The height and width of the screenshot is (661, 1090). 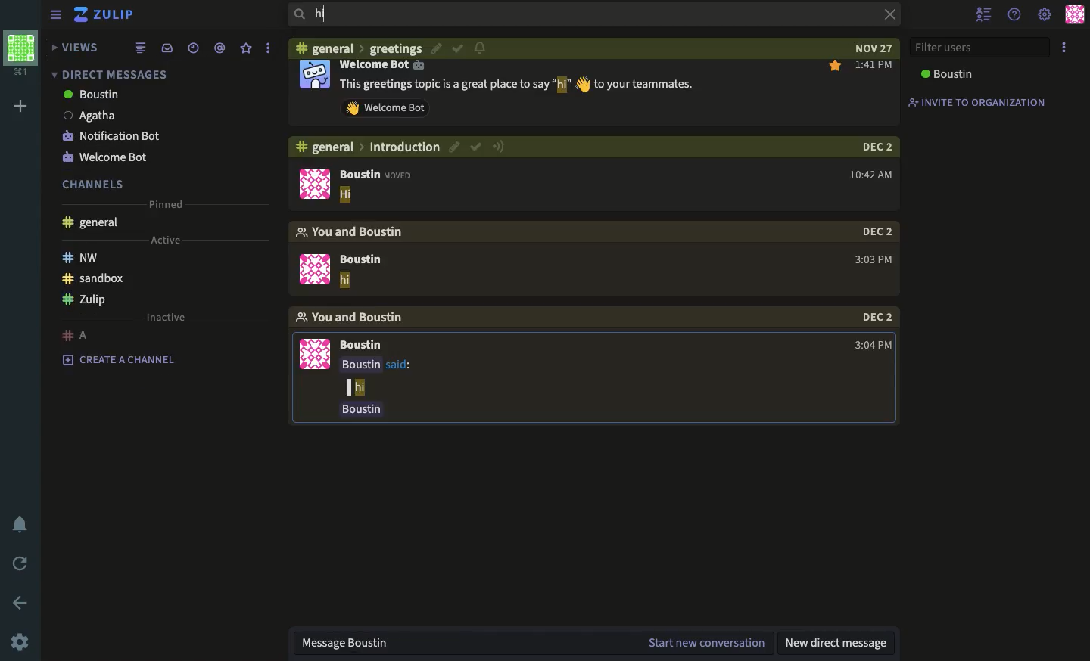 What do you see at coordinates (983, 102) in the screenshot?
I see `invite to organization` at bounding box center [983, 102].